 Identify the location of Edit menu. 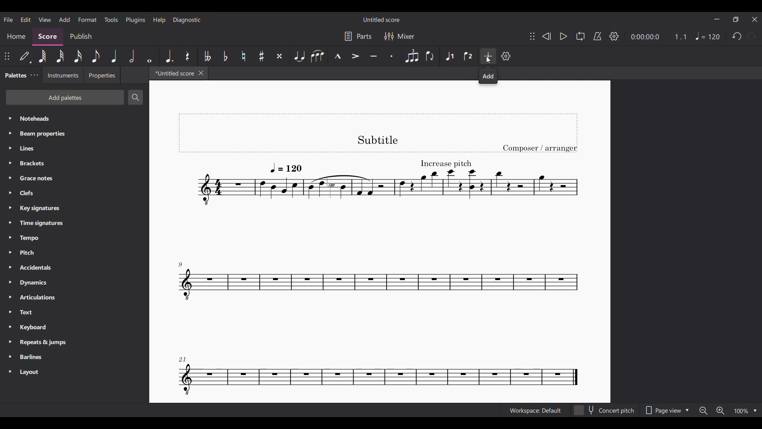
(25, 19).